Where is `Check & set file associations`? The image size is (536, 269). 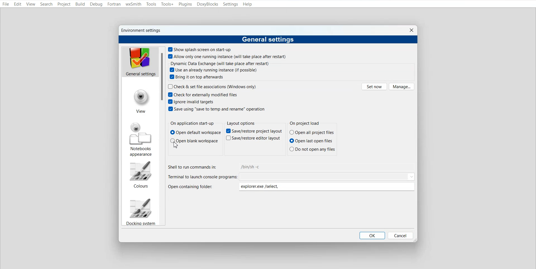 Check & set file associations is located at coordinates (212, 86).